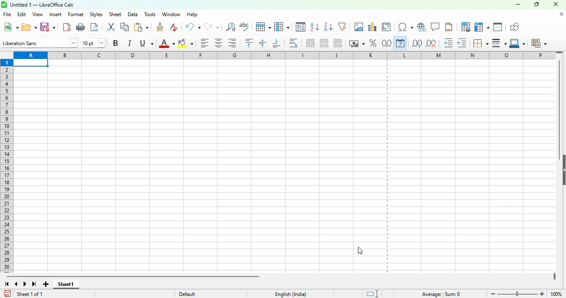  What do you see at coordinates (499, 43) in the screenshot?
I see `border style` at bounding box center [499, 43].